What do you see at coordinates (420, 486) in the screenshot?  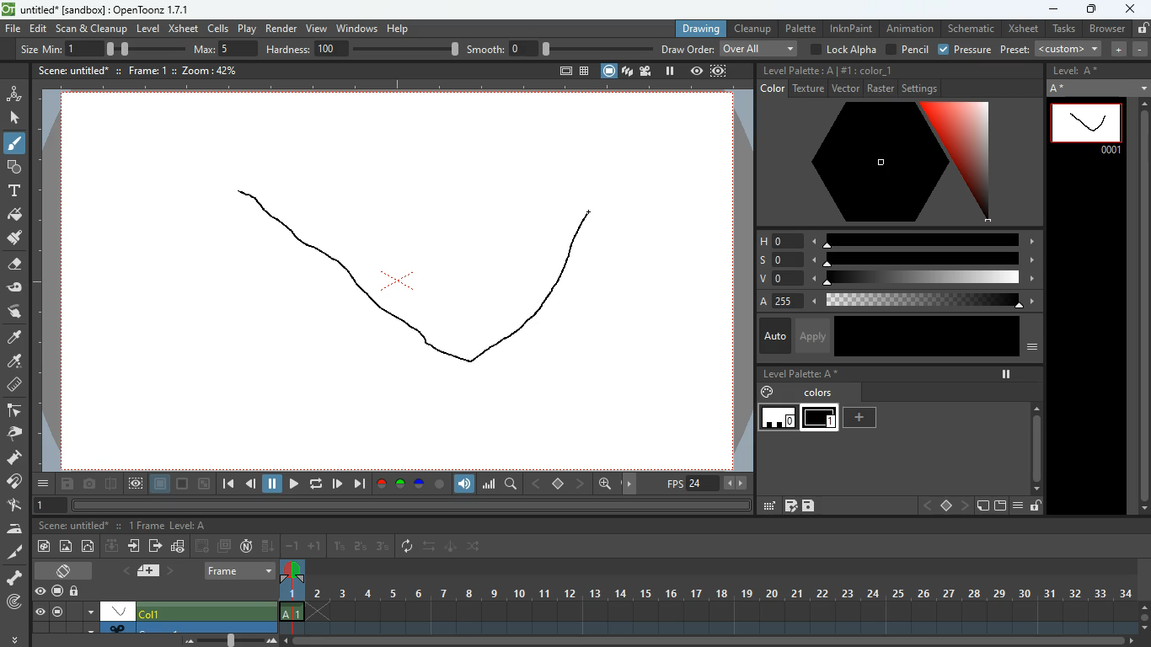 I see `blue` at bounding box center [420, 486].